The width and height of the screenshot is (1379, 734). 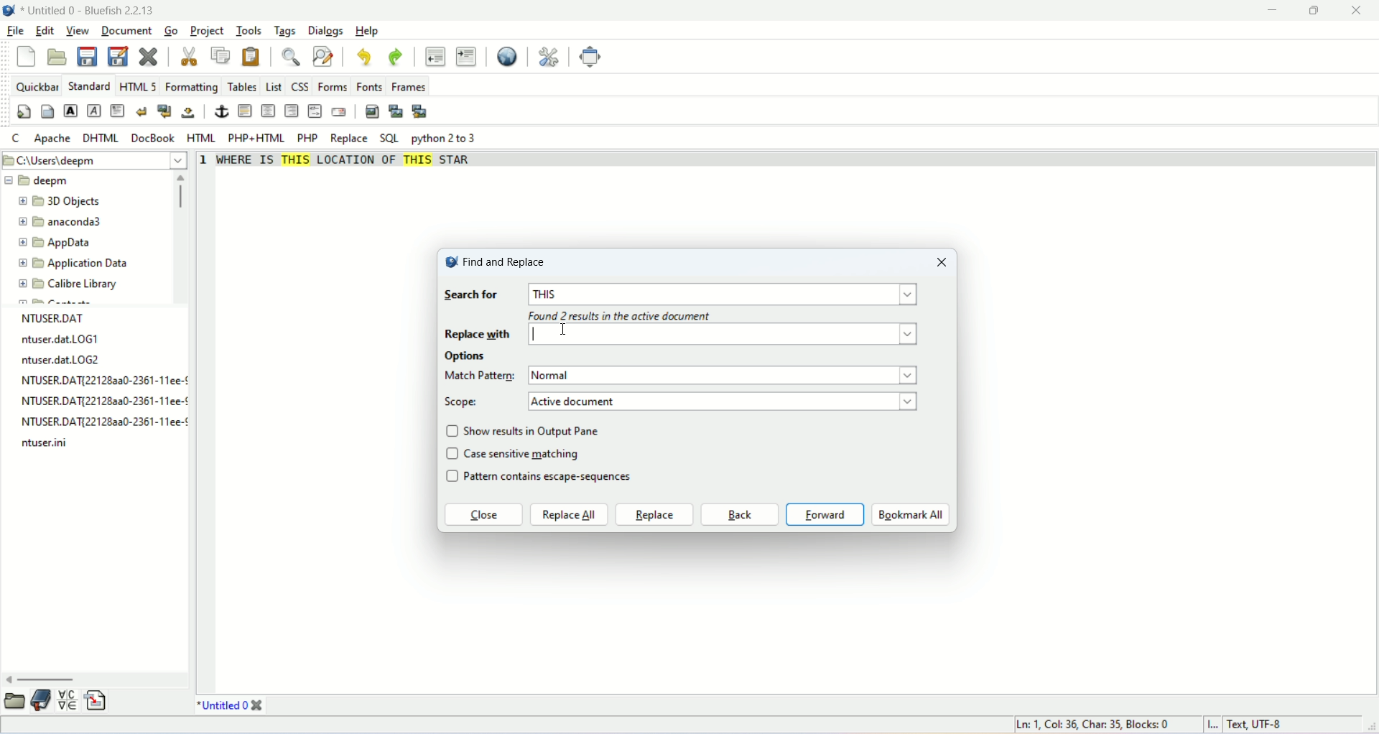 What do you see at coordinates (397, 113) in the screenshot?
I see `insert thumbnail` at bounding box center [397, 113].